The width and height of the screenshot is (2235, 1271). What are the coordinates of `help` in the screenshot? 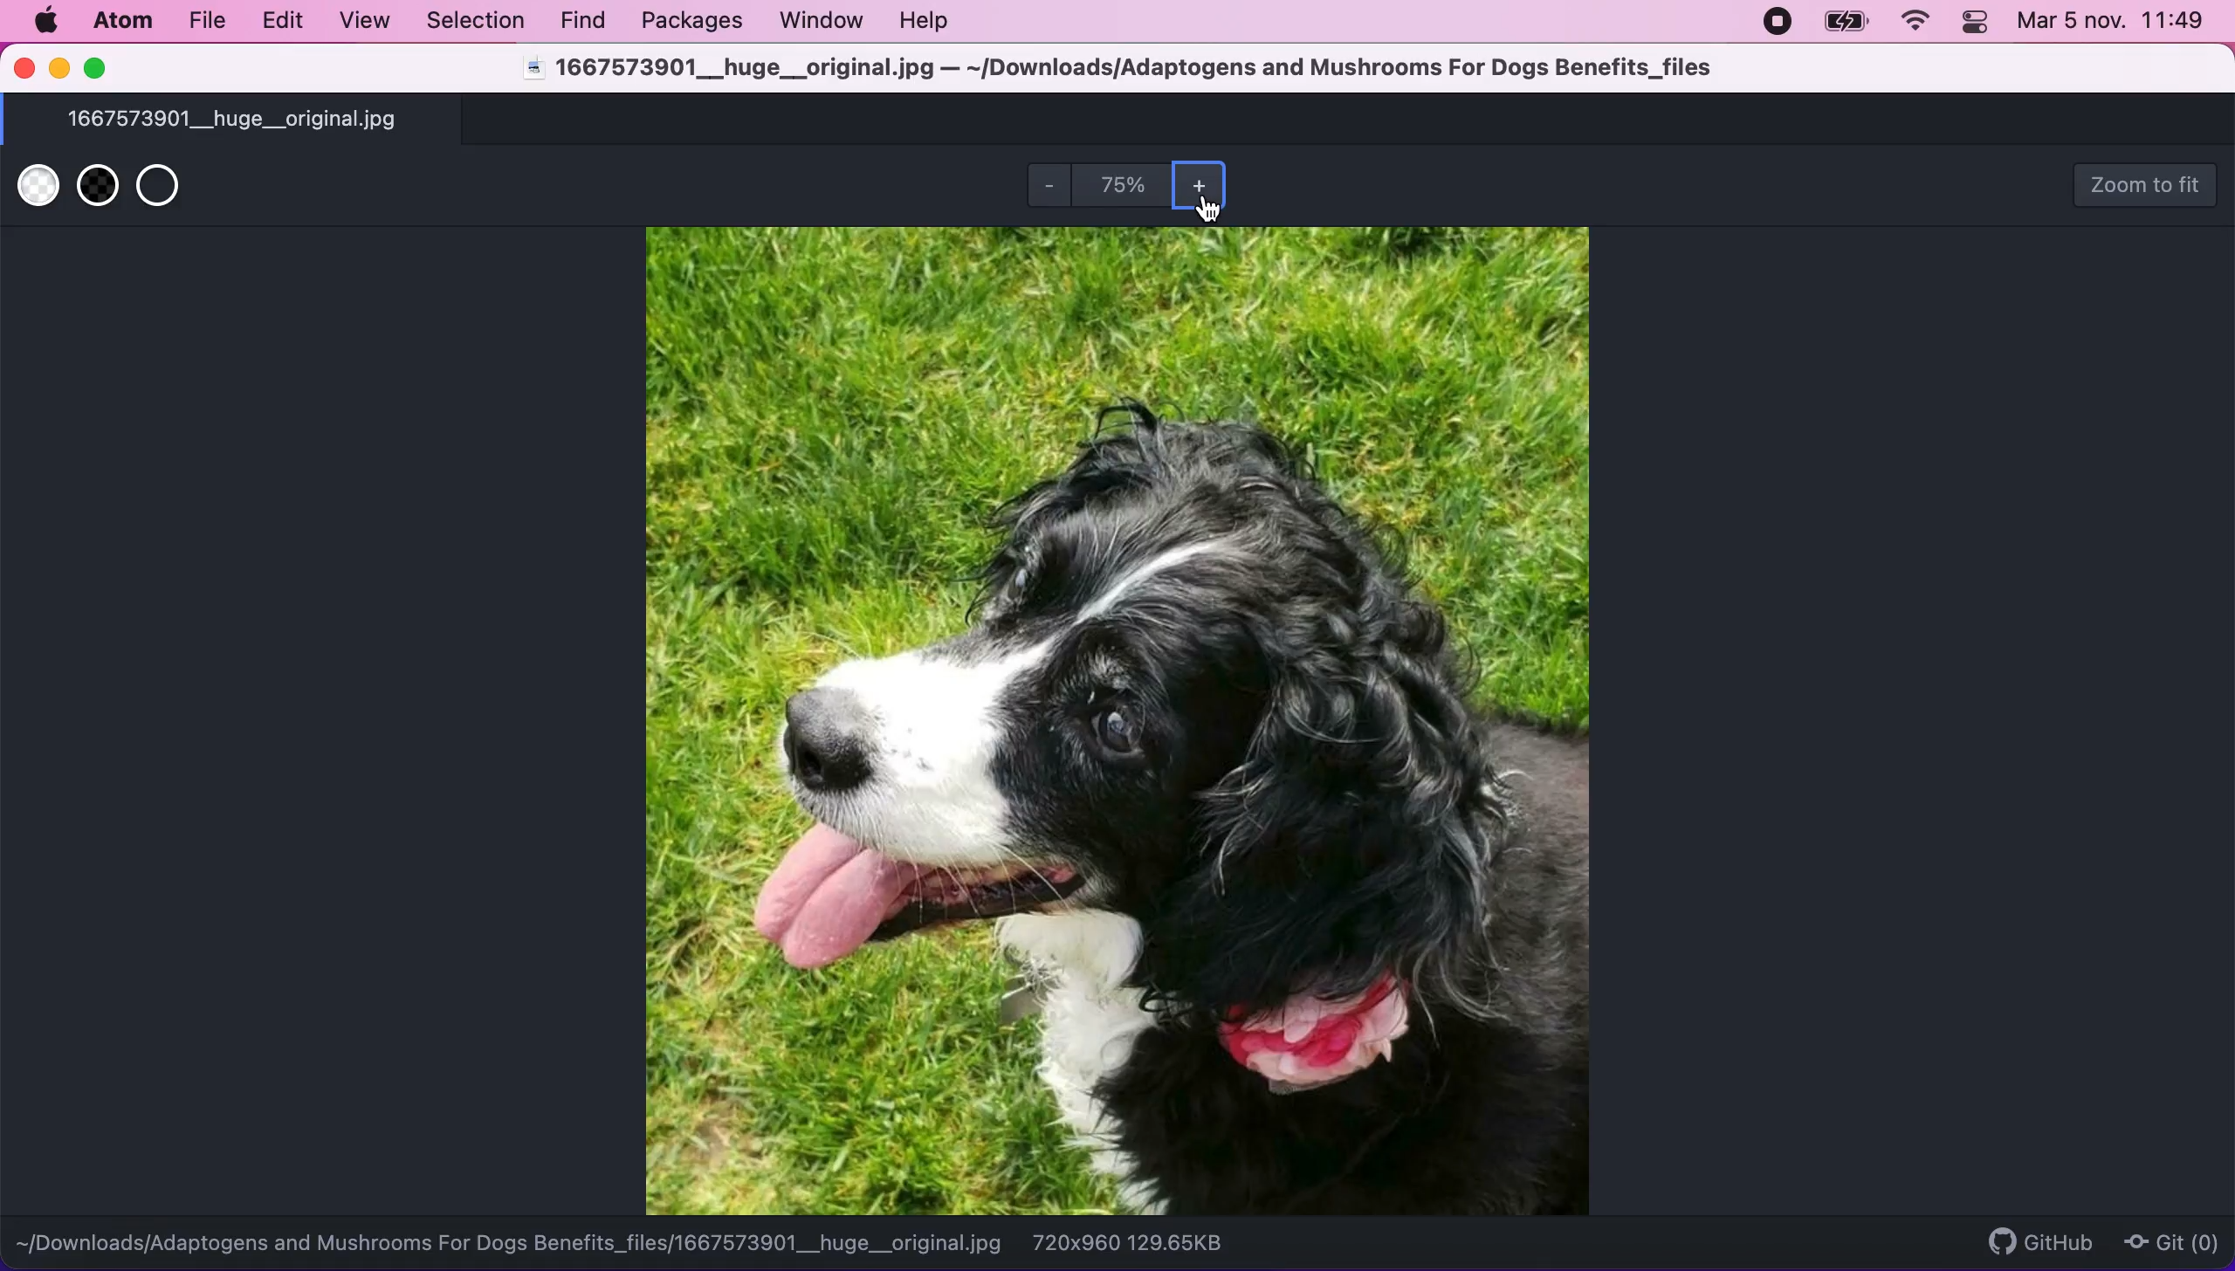 It's located at (932, 24).